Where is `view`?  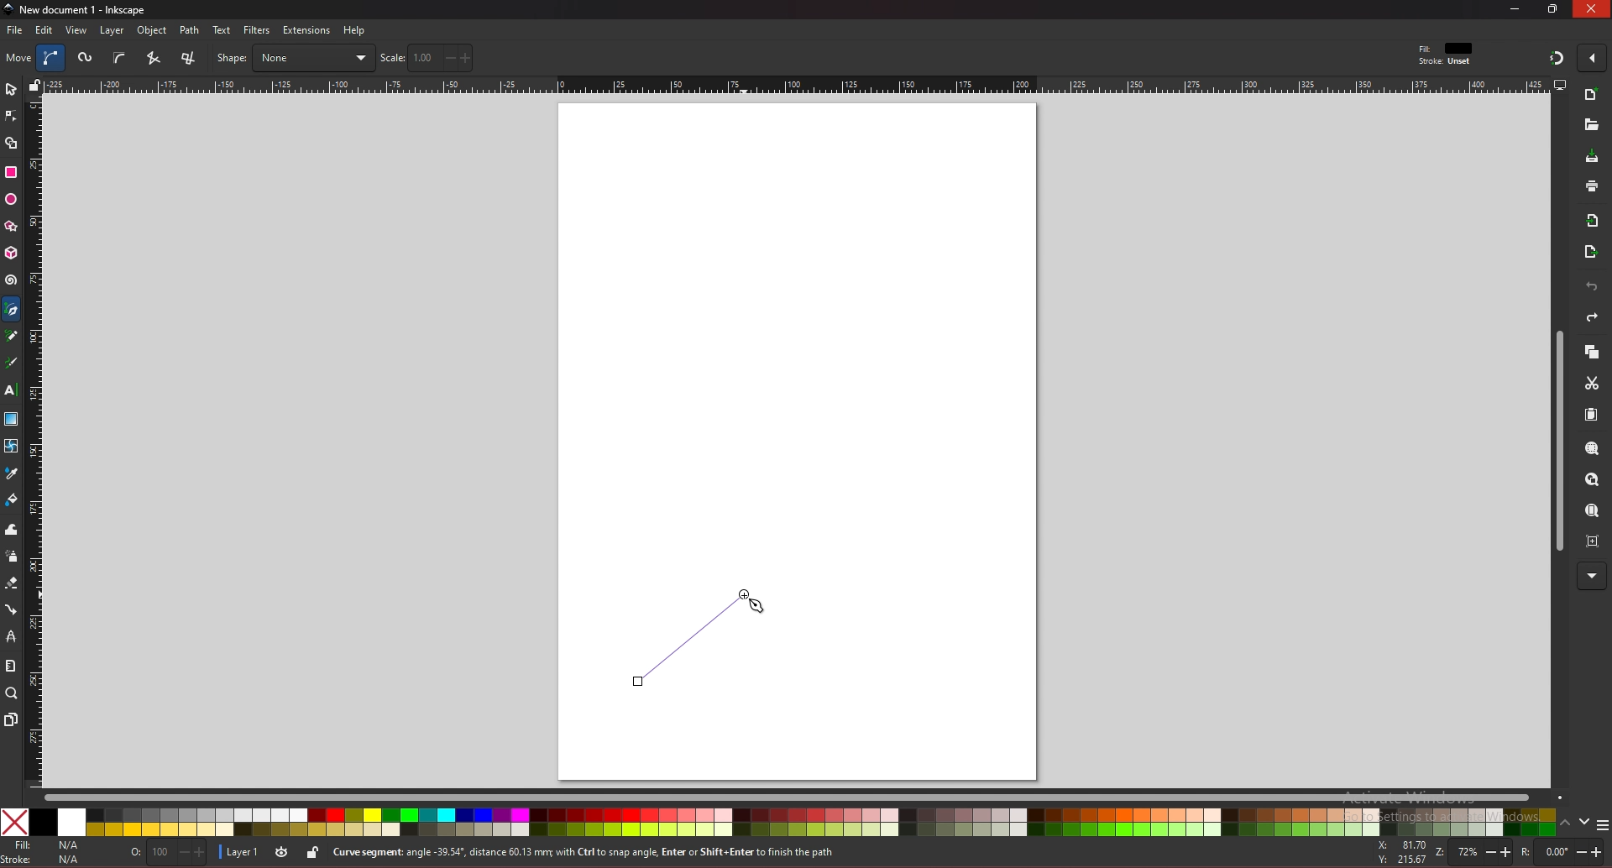 view is located at coordinates (77, 30).